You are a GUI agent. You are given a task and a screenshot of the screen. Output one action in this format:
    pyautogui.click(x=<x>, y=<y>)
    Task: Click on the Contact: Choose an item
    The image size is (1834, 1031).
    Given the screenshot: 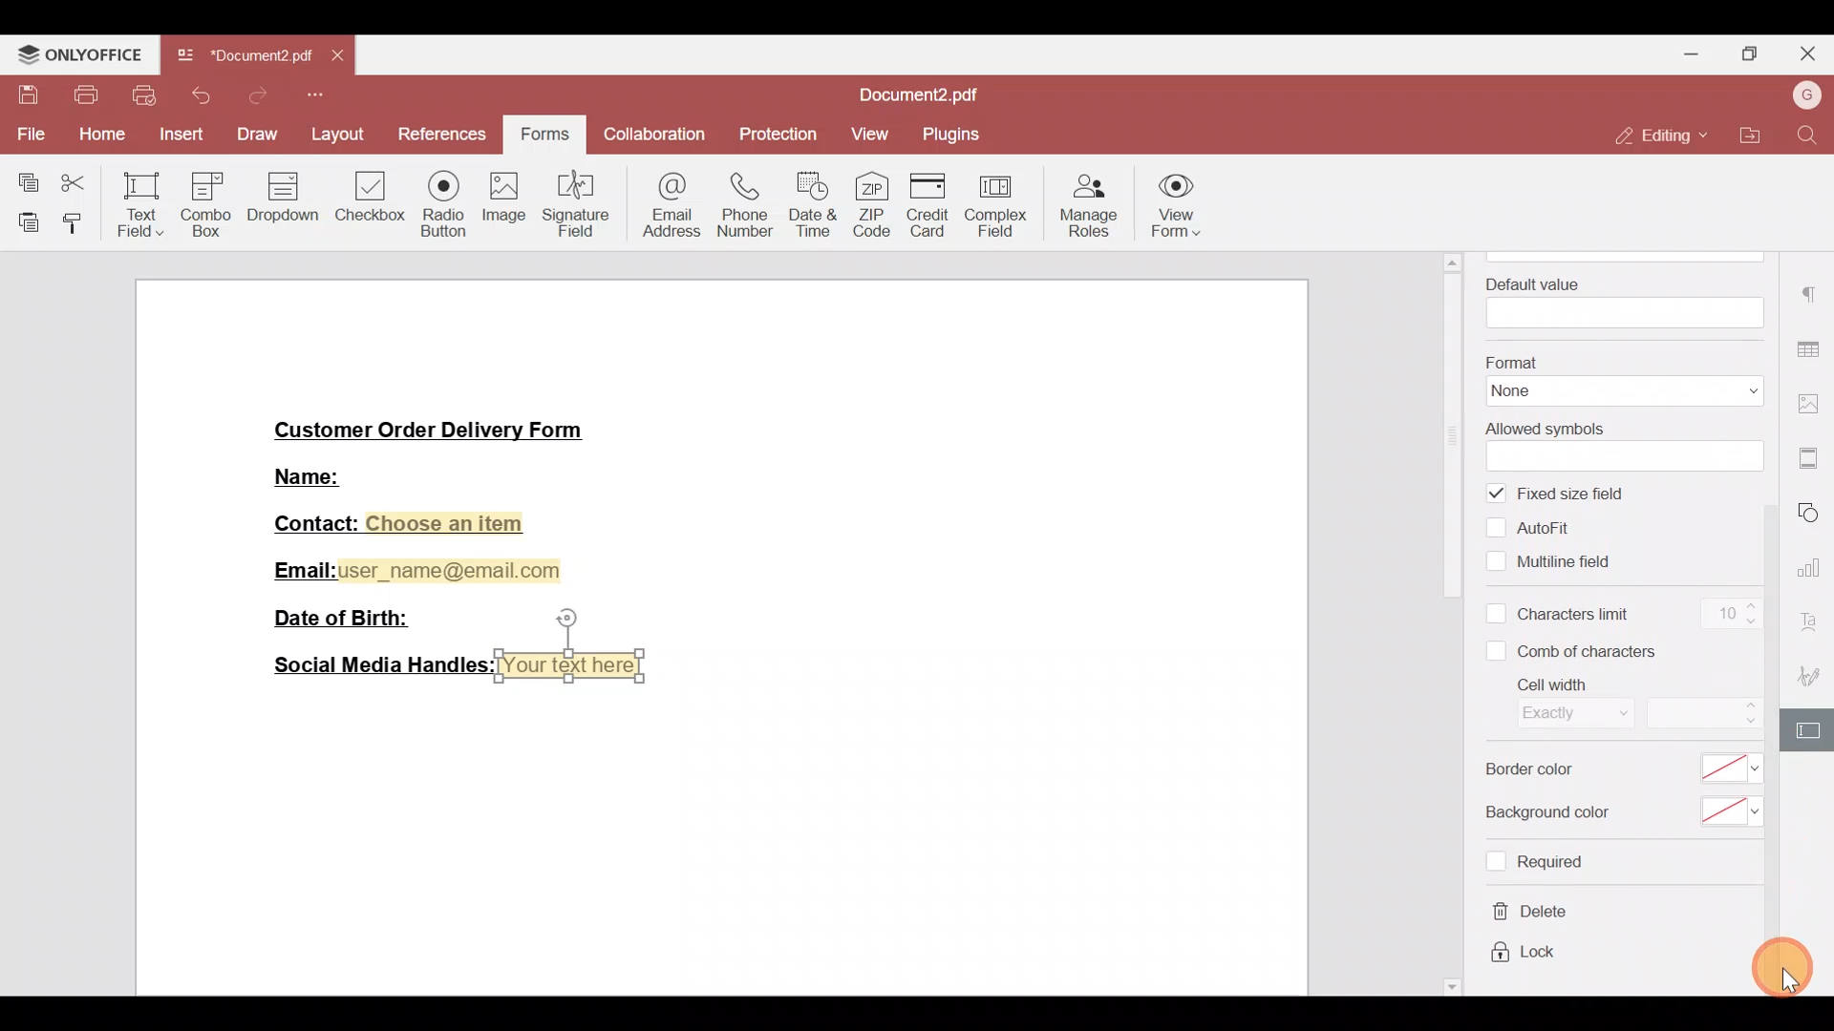 What is the action you would take?
    pyautogui.click(x=396, y=523)
    